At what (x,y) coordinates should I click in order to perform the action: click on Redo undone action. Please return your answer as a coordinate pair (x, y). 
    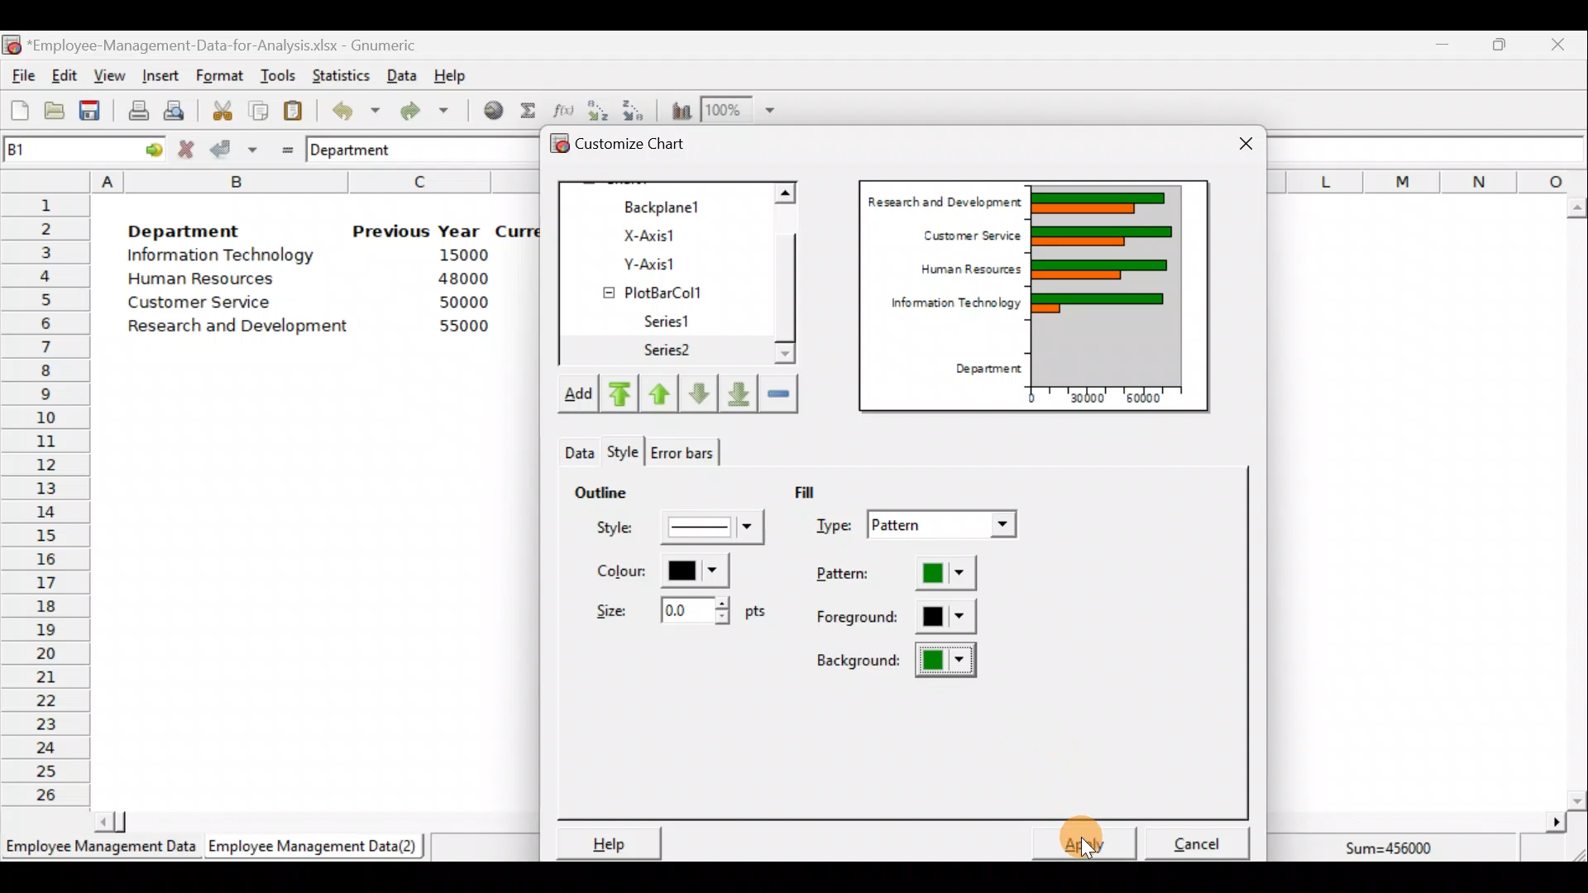
    Looking at the image, I should click on (421, 111).